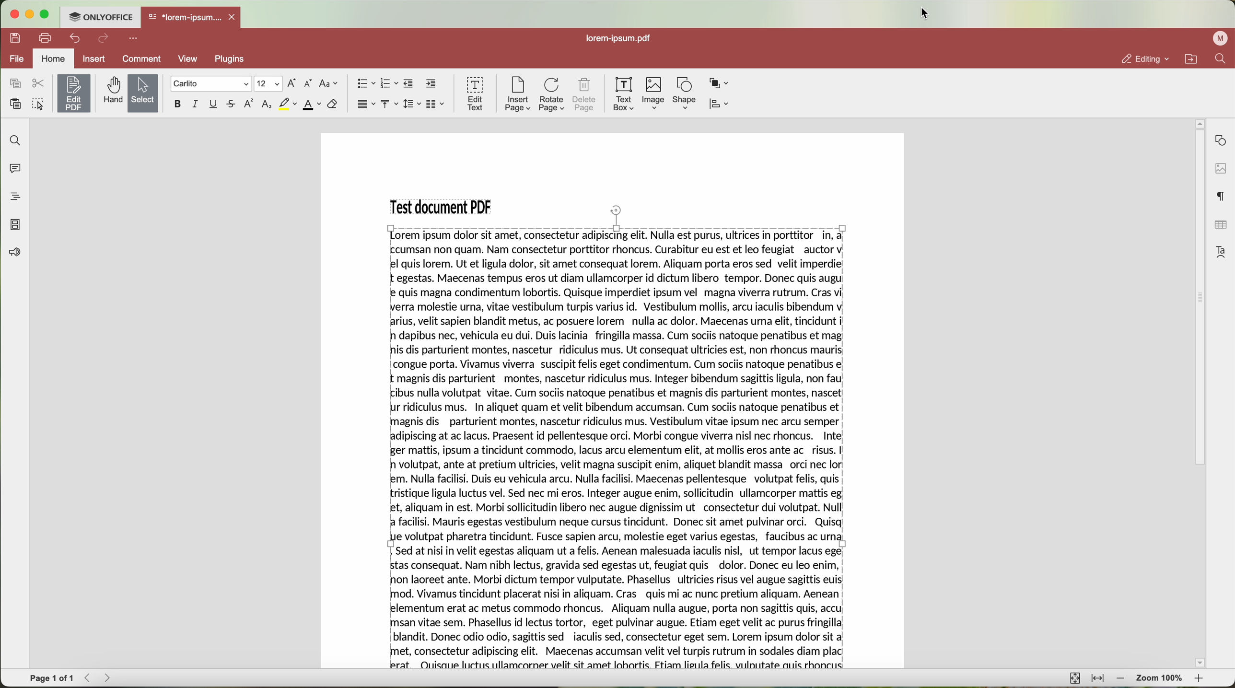 Image resolution: width=1235 pixels, height=688 pixels. I want to click on align shape, so click(721, 103).